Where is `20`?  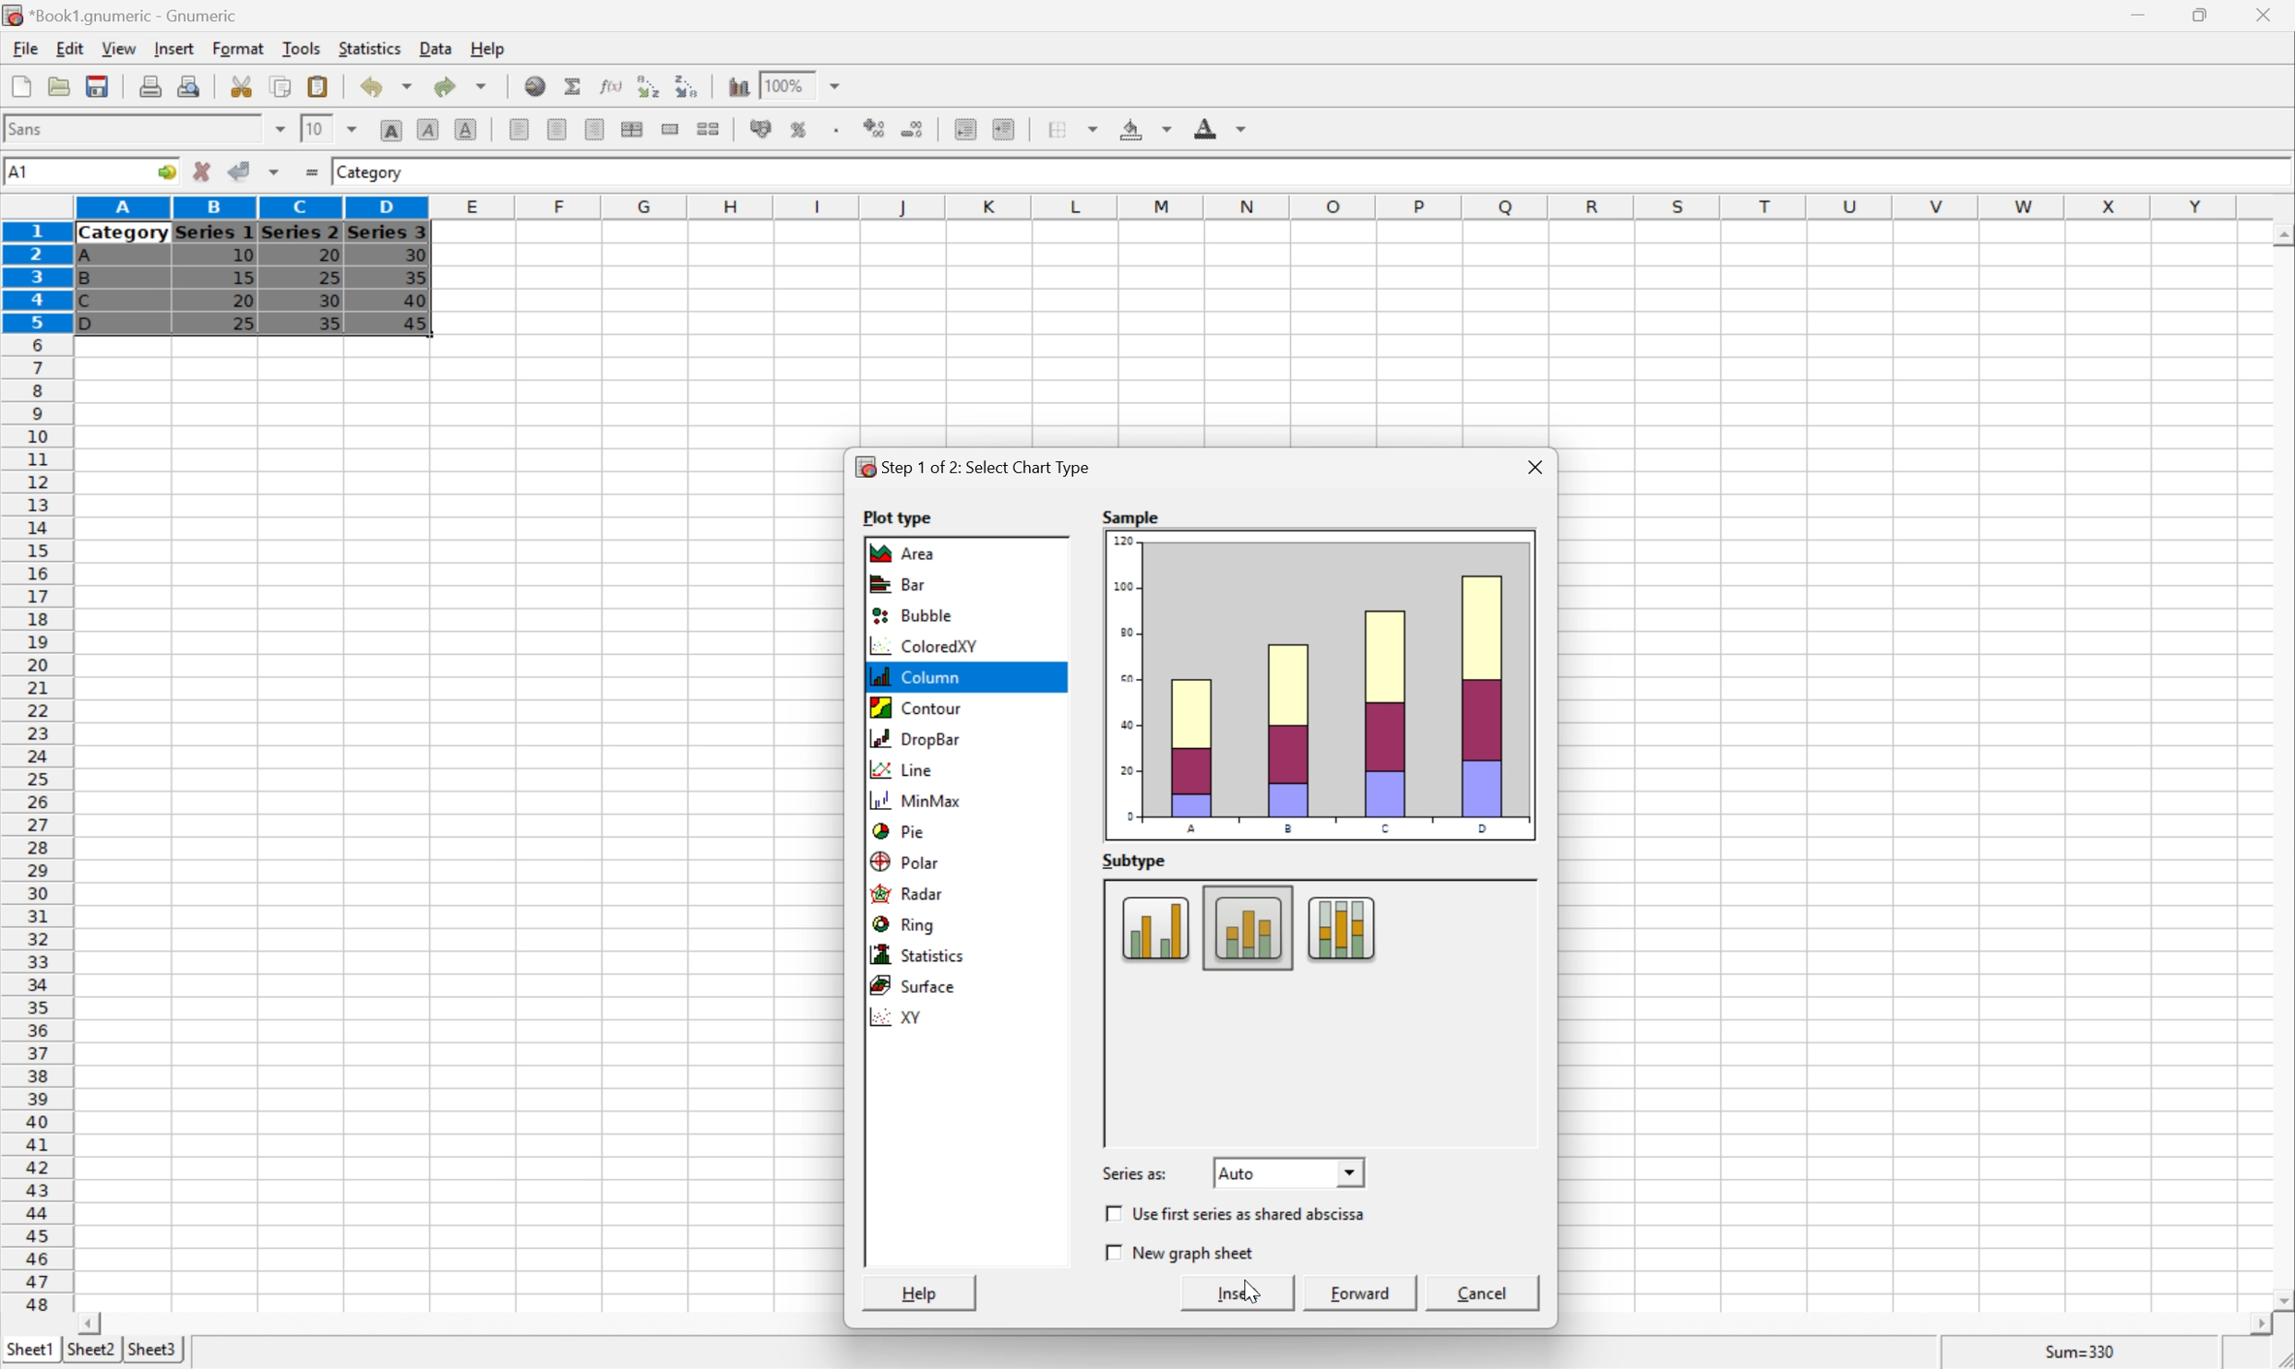 20 is located at coordinates (326, 252).